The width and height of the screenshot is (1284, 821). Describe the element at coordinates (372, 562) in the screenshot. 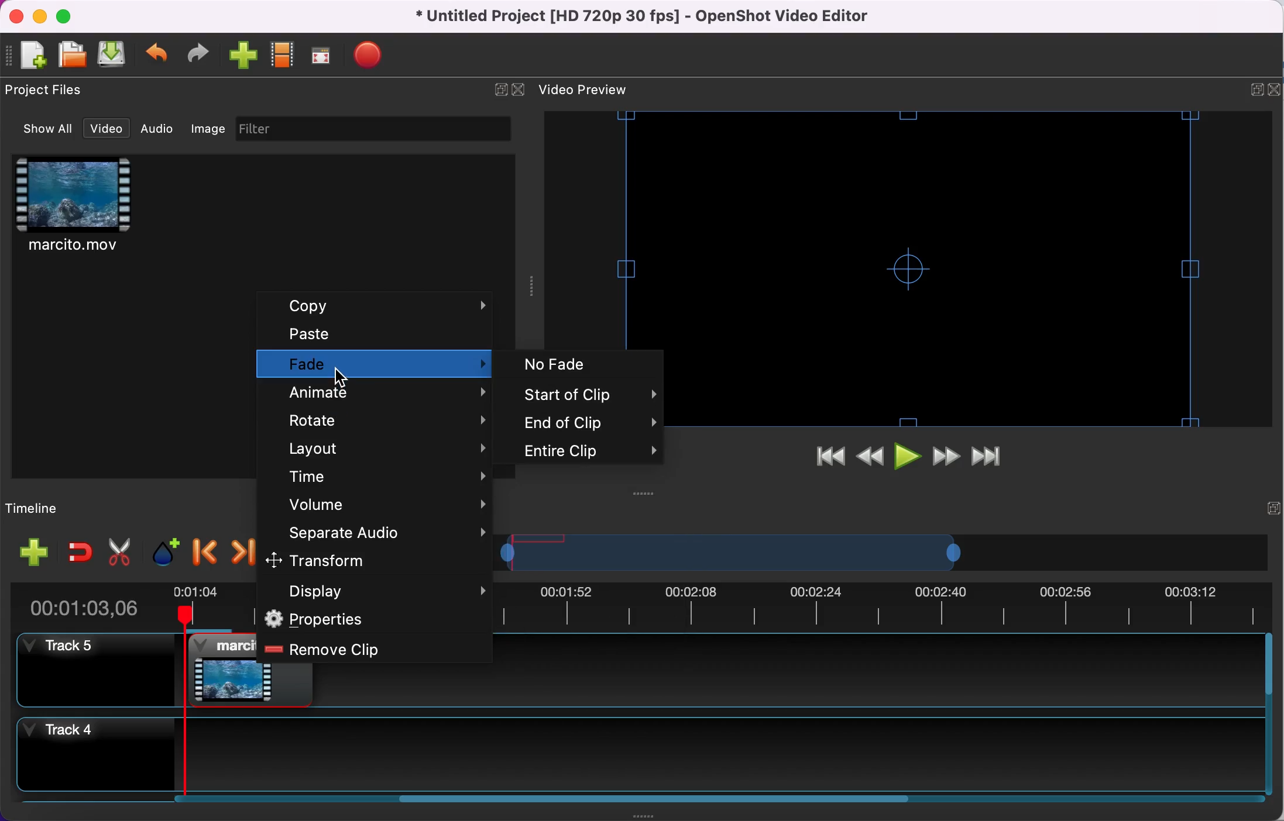

I see `transform` at that location.